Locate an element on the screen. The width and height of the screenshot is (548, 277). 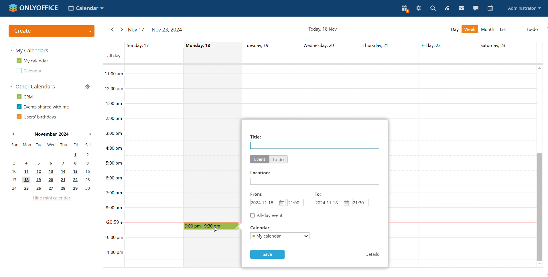
all-day event is located at coordinates (267, 215).